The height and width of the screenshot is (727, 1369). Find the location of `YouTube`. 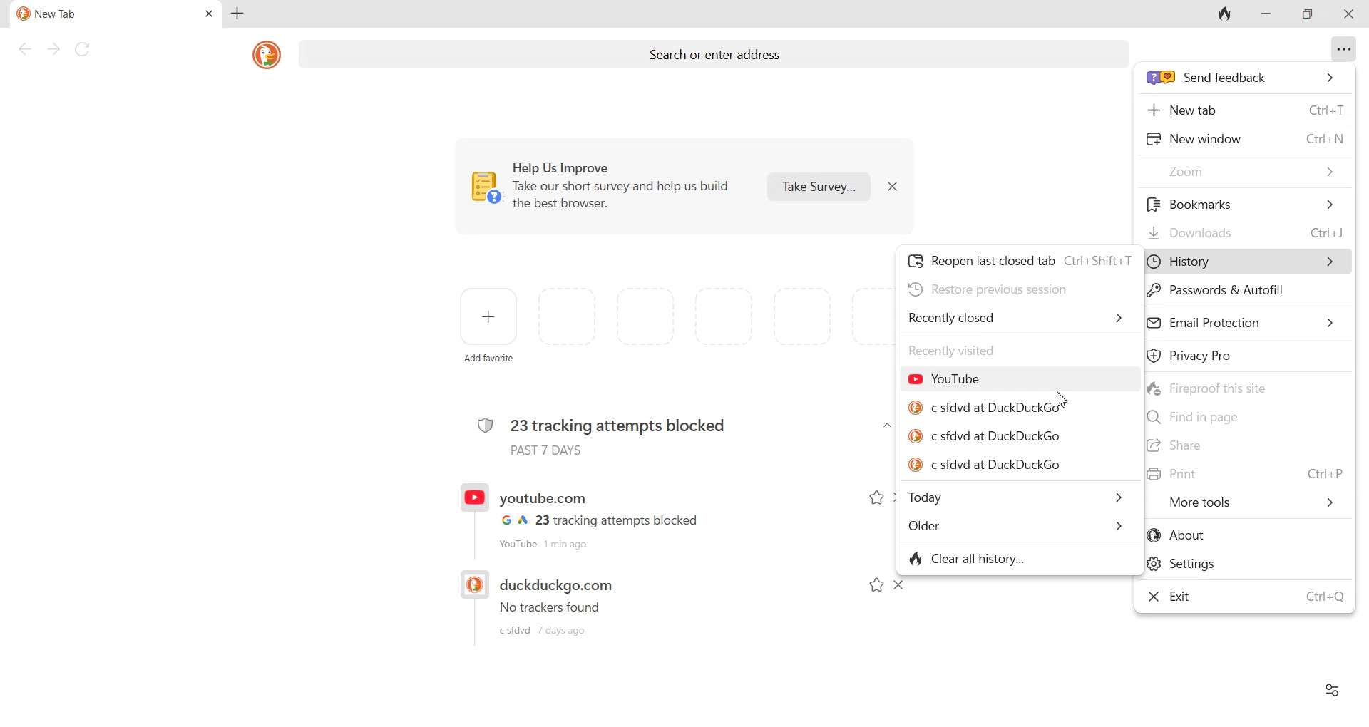

YouTube is located at coordinates (945, 378).